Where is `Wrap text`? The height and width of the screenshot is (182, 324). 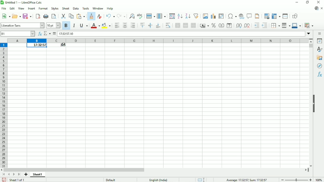 Wrap text is located at coordinates (168, 25).